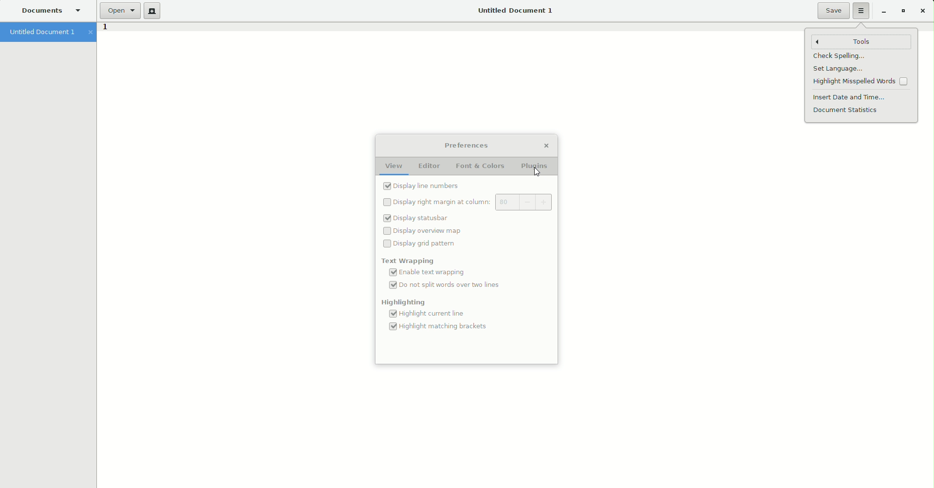  What do you see at coordinates (405, 303) in the screenshot?
I see `Highlighting` at bounding box center [405, 303].